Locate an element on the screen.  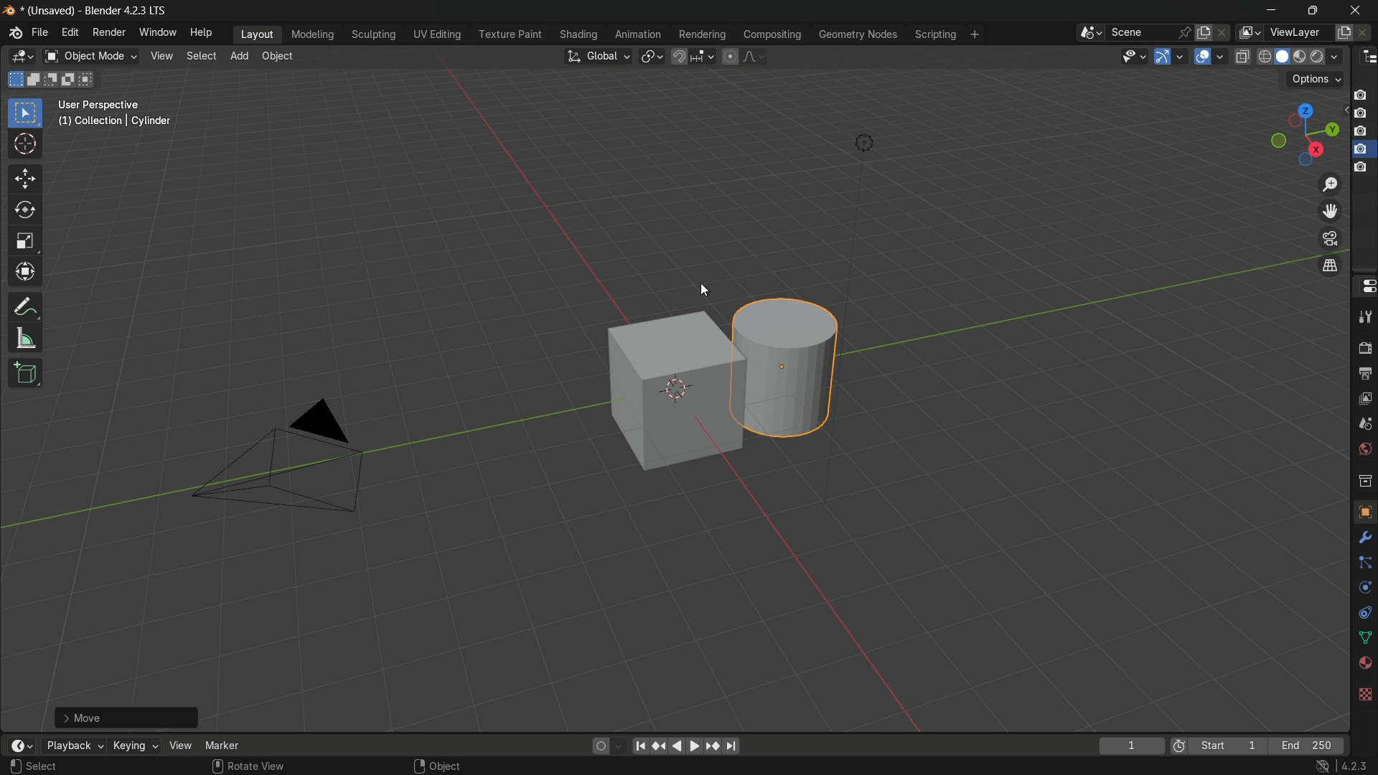
toggle x-ray is located at coordinates (1243, 56).